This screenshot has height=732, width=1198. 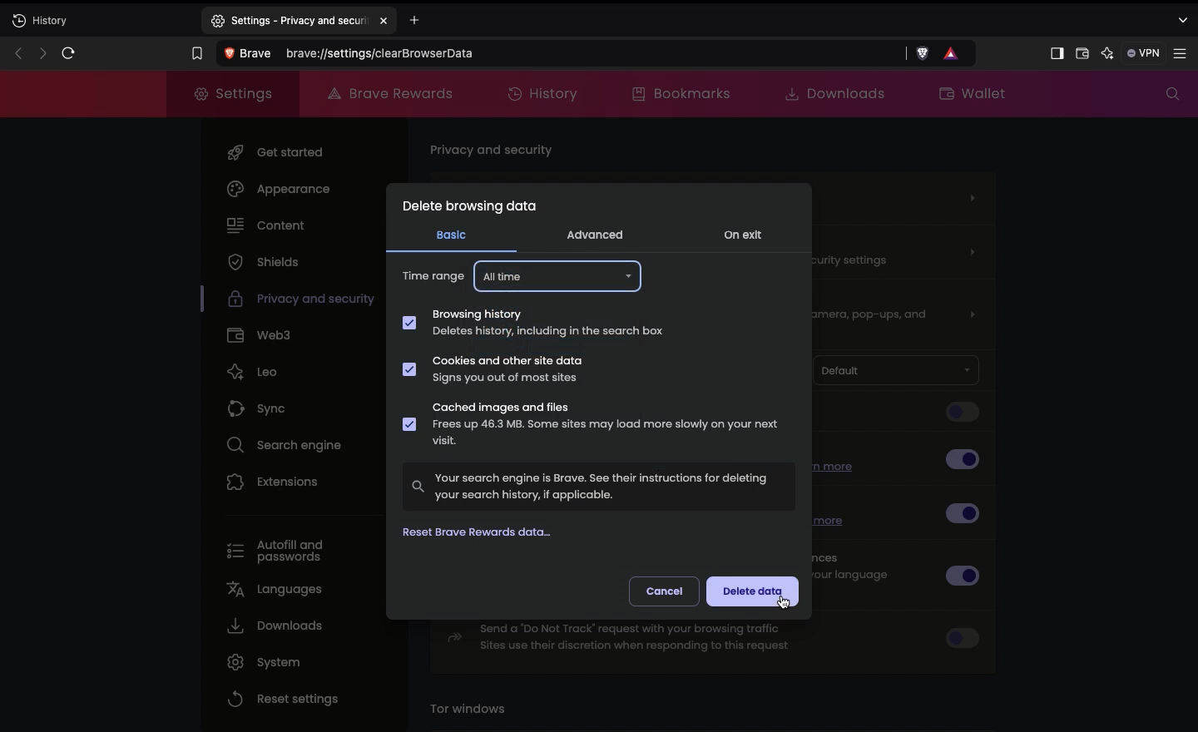 I want to click on Settings, so click(x=235, y=94).